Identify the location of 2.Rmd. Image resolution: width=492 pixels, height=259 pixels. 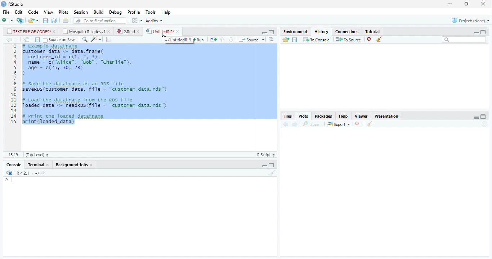
(125, 31).